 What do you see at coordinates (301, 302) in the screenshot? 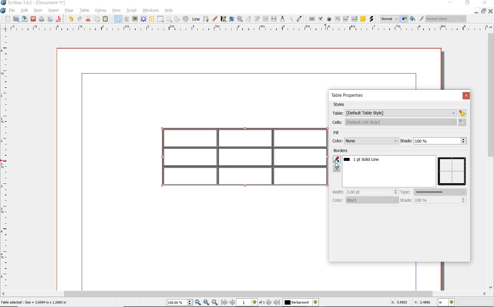
I see `select the current layer` at bounding box center [301, 302].